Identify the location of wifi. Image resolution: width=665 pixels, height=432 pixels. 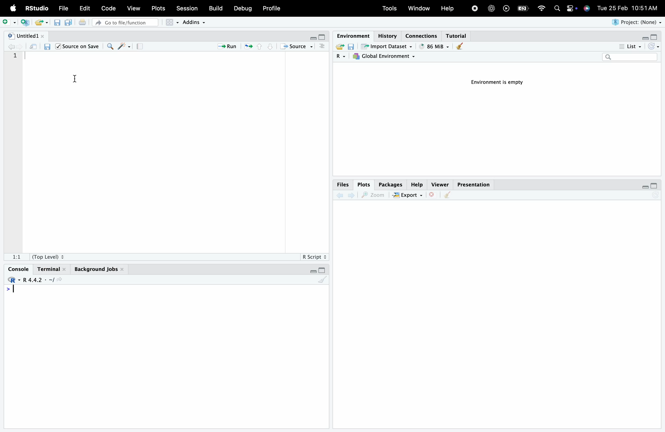
(543, 9).